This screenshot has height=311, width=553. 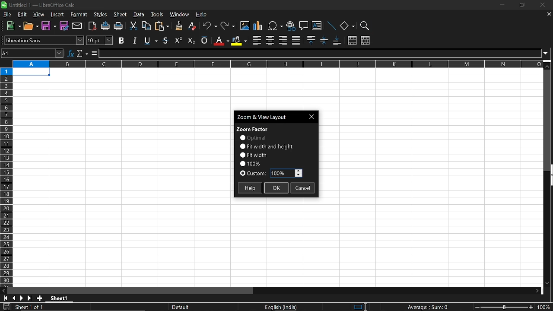 What do you see at coordinates (548, 53) in the screenshot?
I see `expand formula bar` at bounding box center [548, 53].